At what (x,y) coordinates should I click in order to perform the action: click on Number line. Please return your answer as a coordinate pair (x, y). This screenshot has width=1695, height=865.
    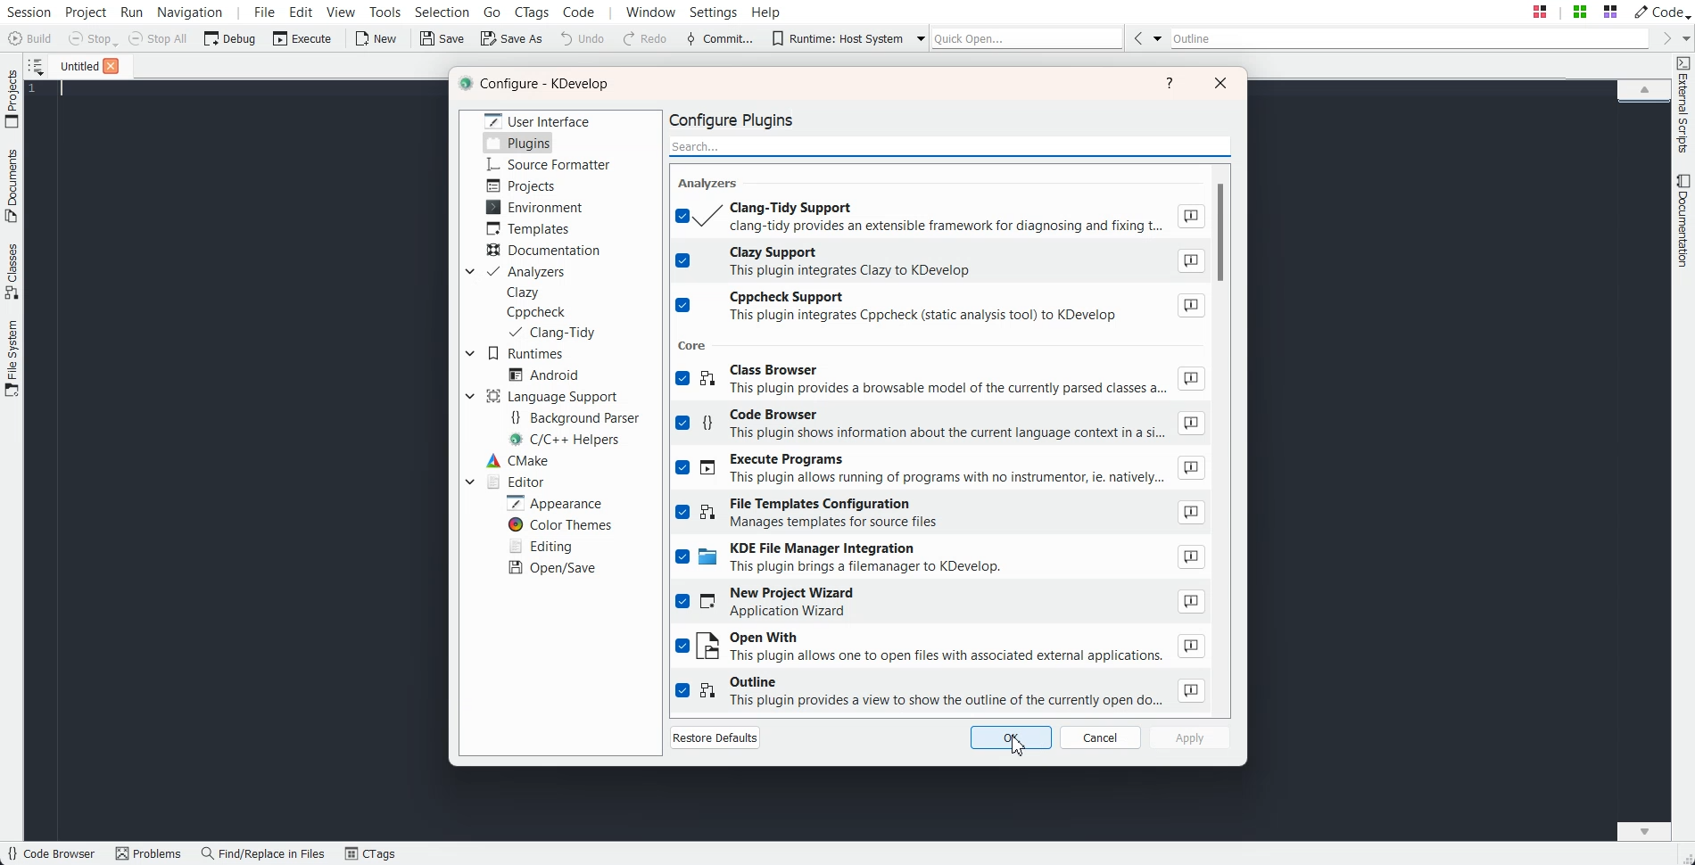
    Looking at the image, I should click on (37, 89).